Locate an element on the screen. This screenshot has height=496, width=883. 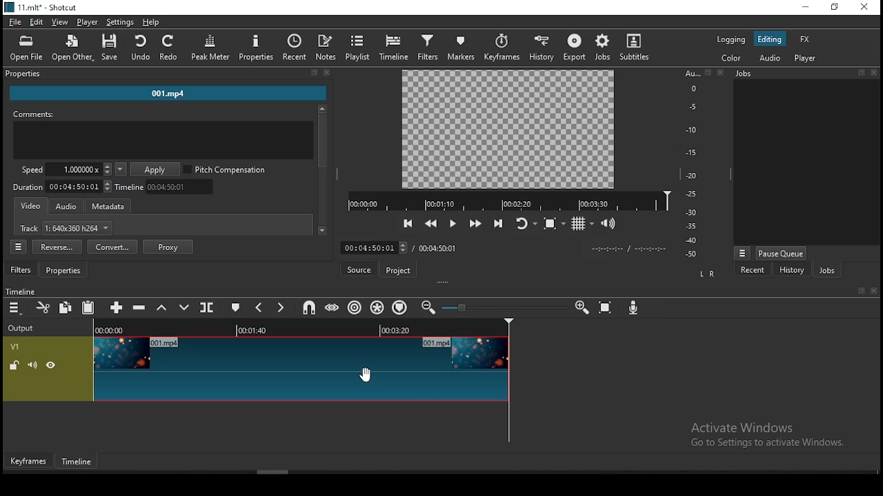
track duration is located at coordinates (63, 187).